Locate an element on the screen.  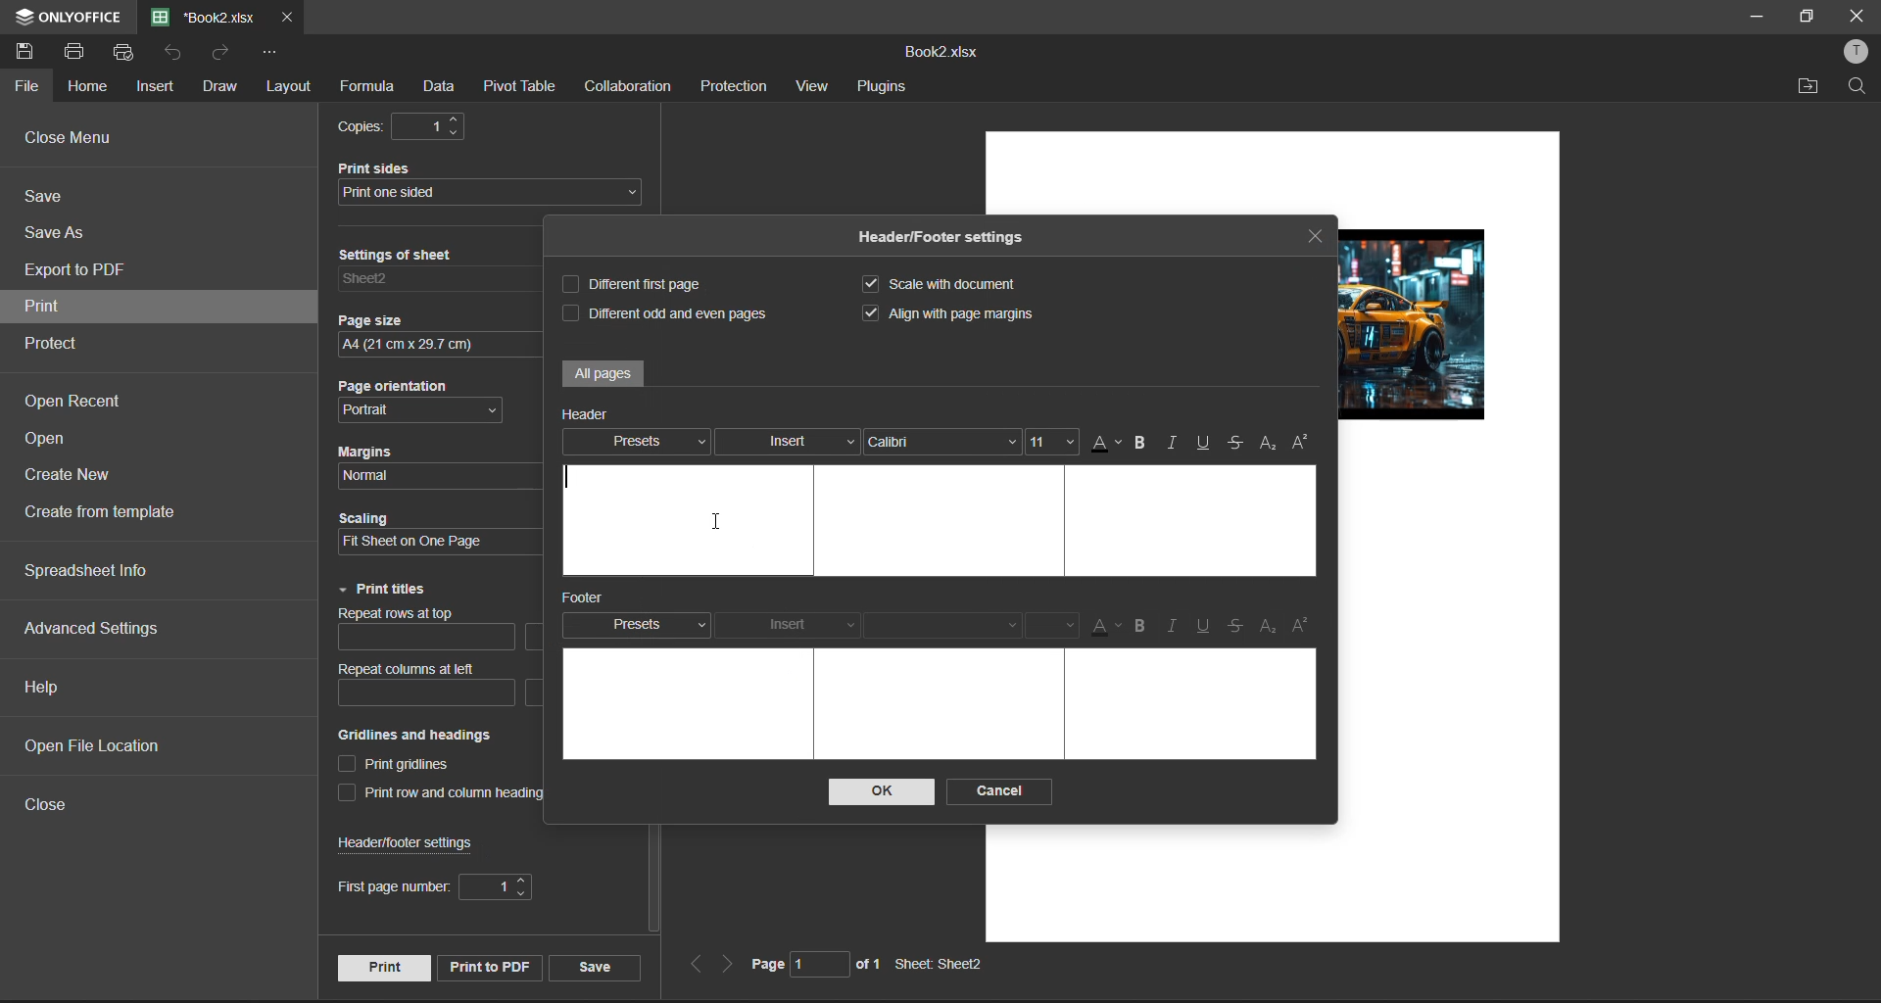
spreadsheet info is located at coordinates (87, 572).